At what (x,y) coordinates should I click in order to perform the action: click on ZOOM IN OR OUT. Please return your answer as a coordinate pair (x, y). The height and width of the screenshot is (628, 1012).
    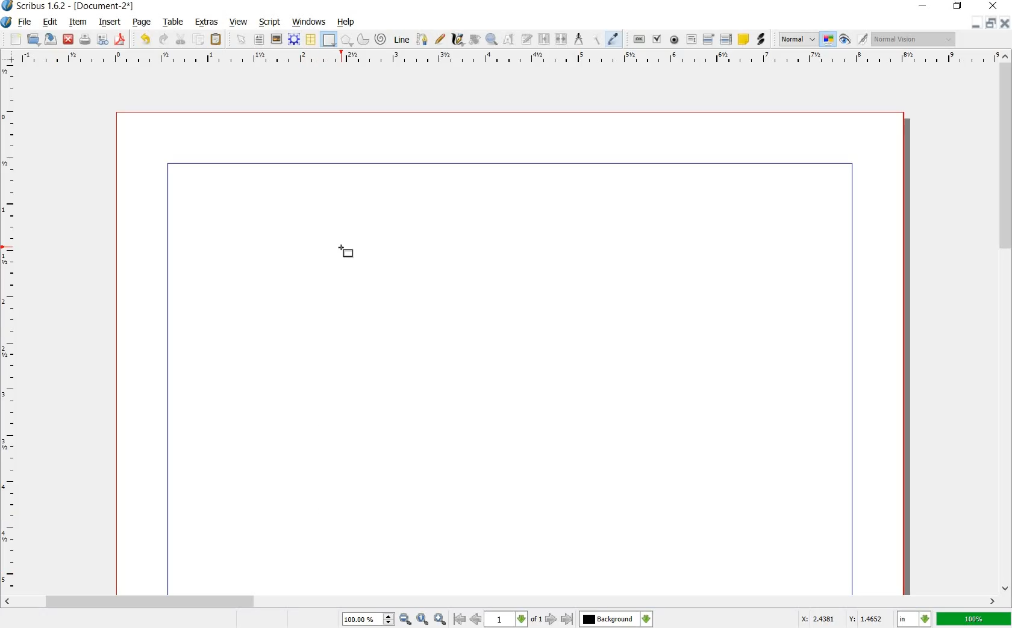
    Looking at the image, I should click on (493, 38).